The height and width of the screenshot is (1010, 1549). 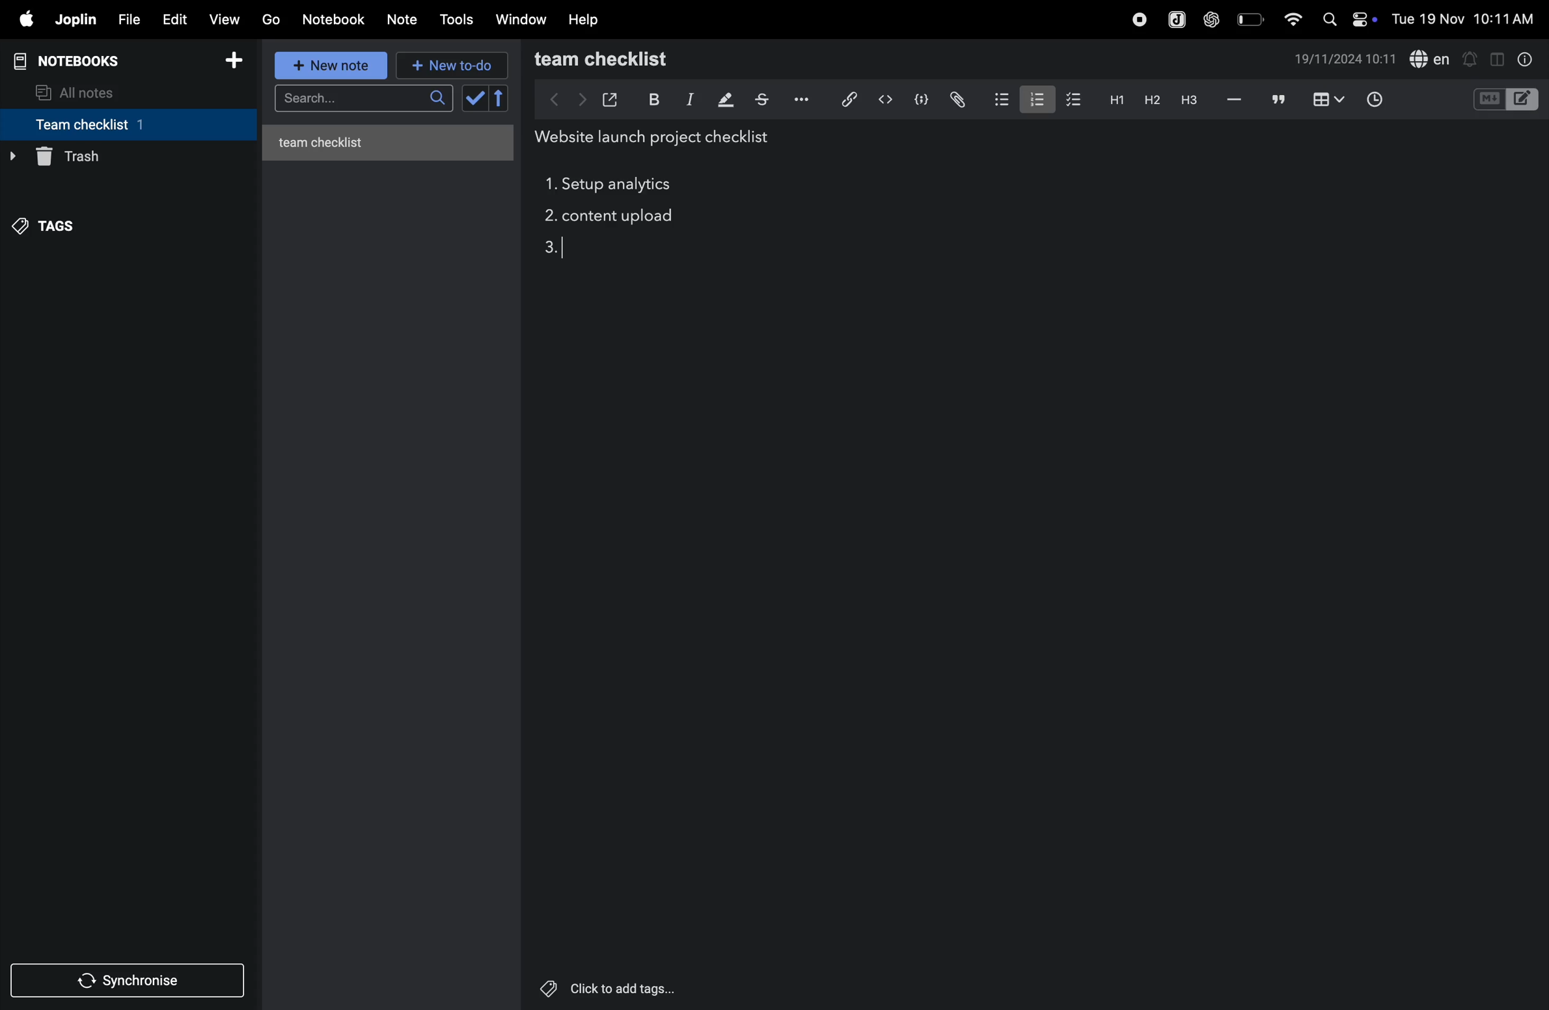 I want to click on strike through, so click(x=761, y=100).